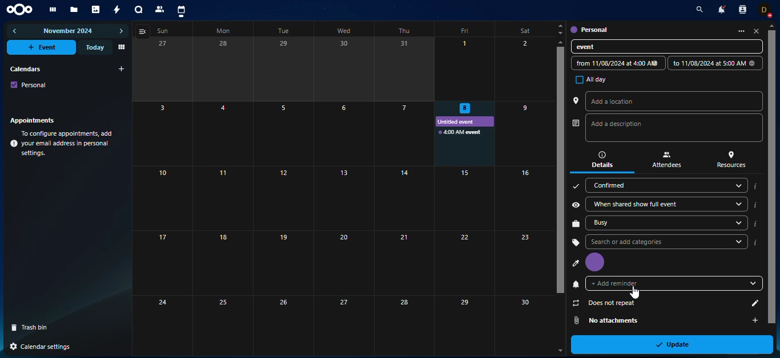 The height and width of the screenshot is (358, 780). I want to click on 13, so click(343, 198).